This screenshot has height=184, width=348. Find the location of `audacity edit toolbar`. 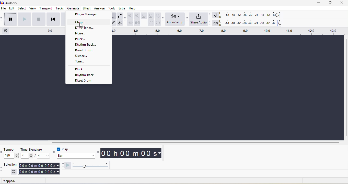

audacity edit toolbar is located at coordinates (125, 19).